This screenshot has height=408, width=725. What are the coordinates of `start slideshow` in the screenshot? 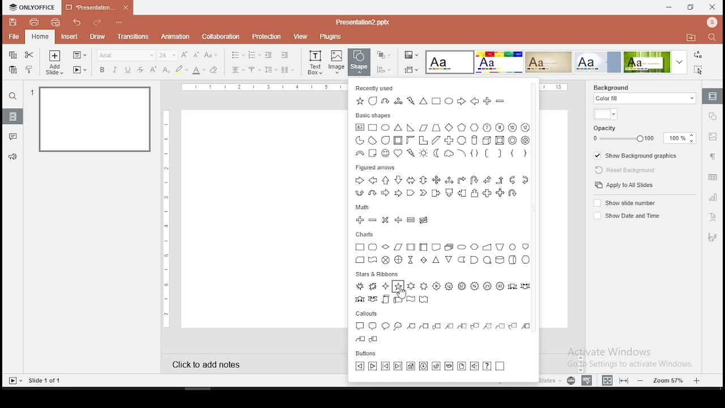 It's located at (80, 70).